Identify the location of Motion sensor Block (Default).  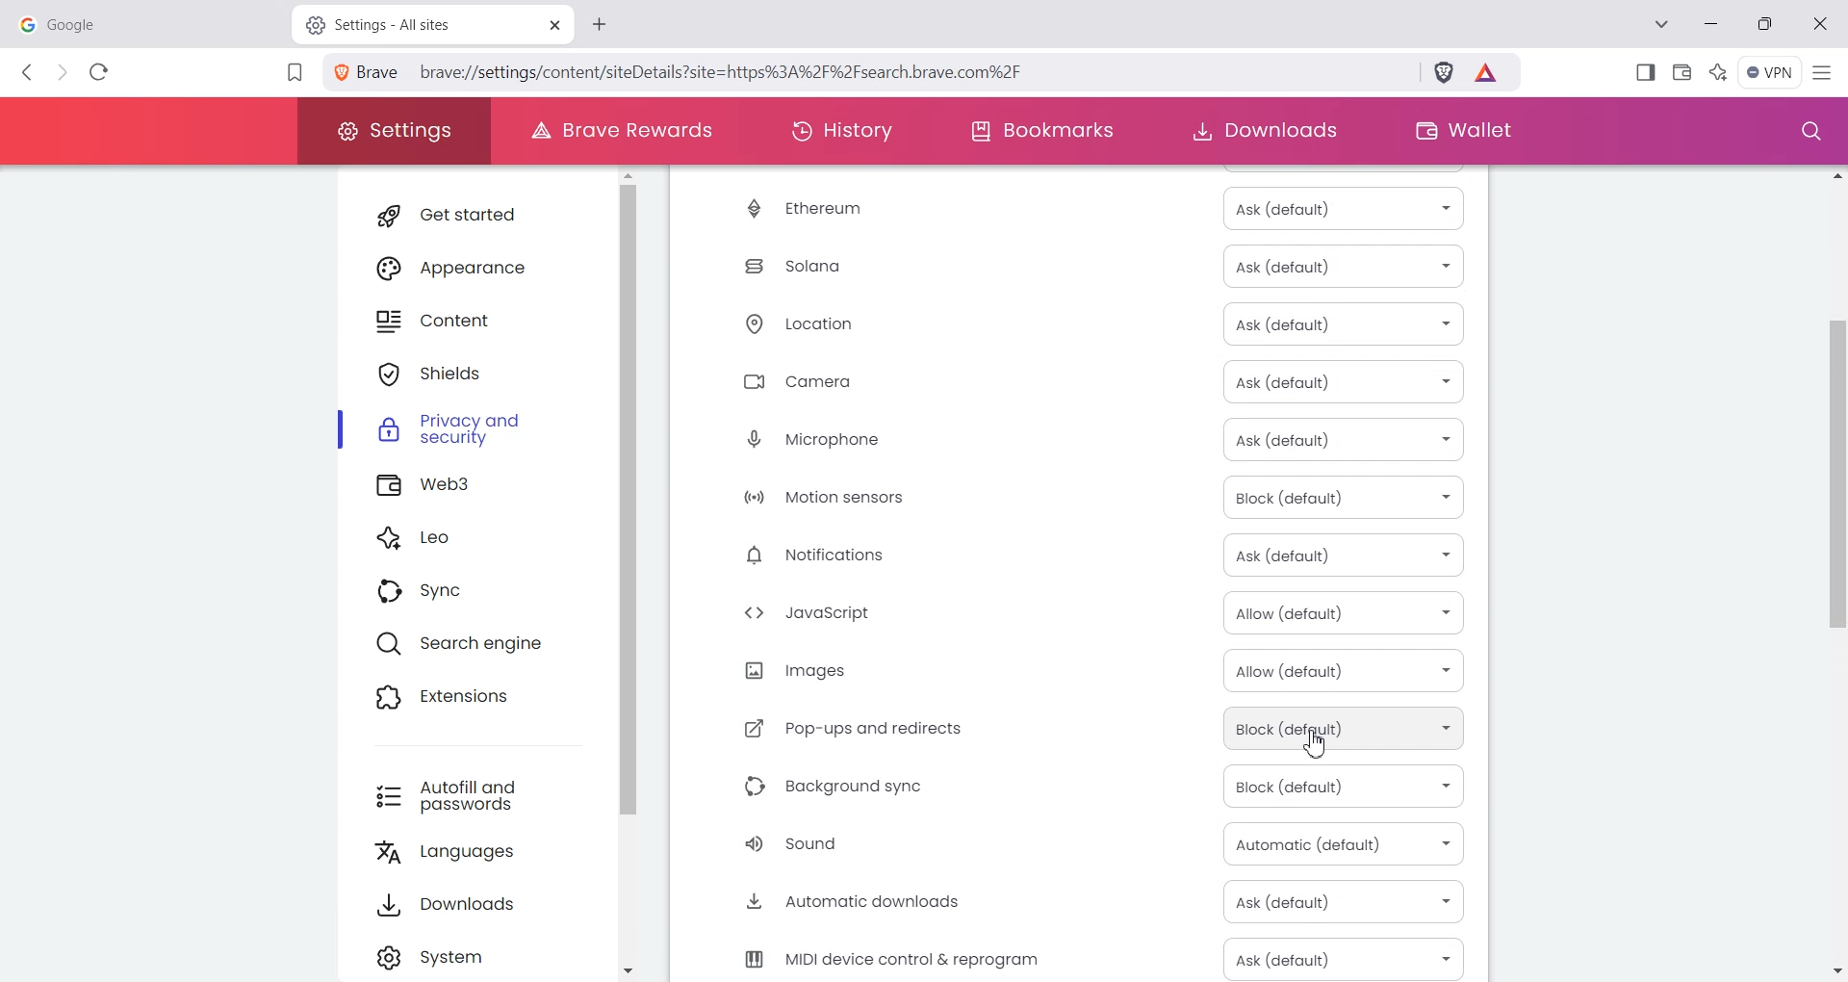
(1084, 497).